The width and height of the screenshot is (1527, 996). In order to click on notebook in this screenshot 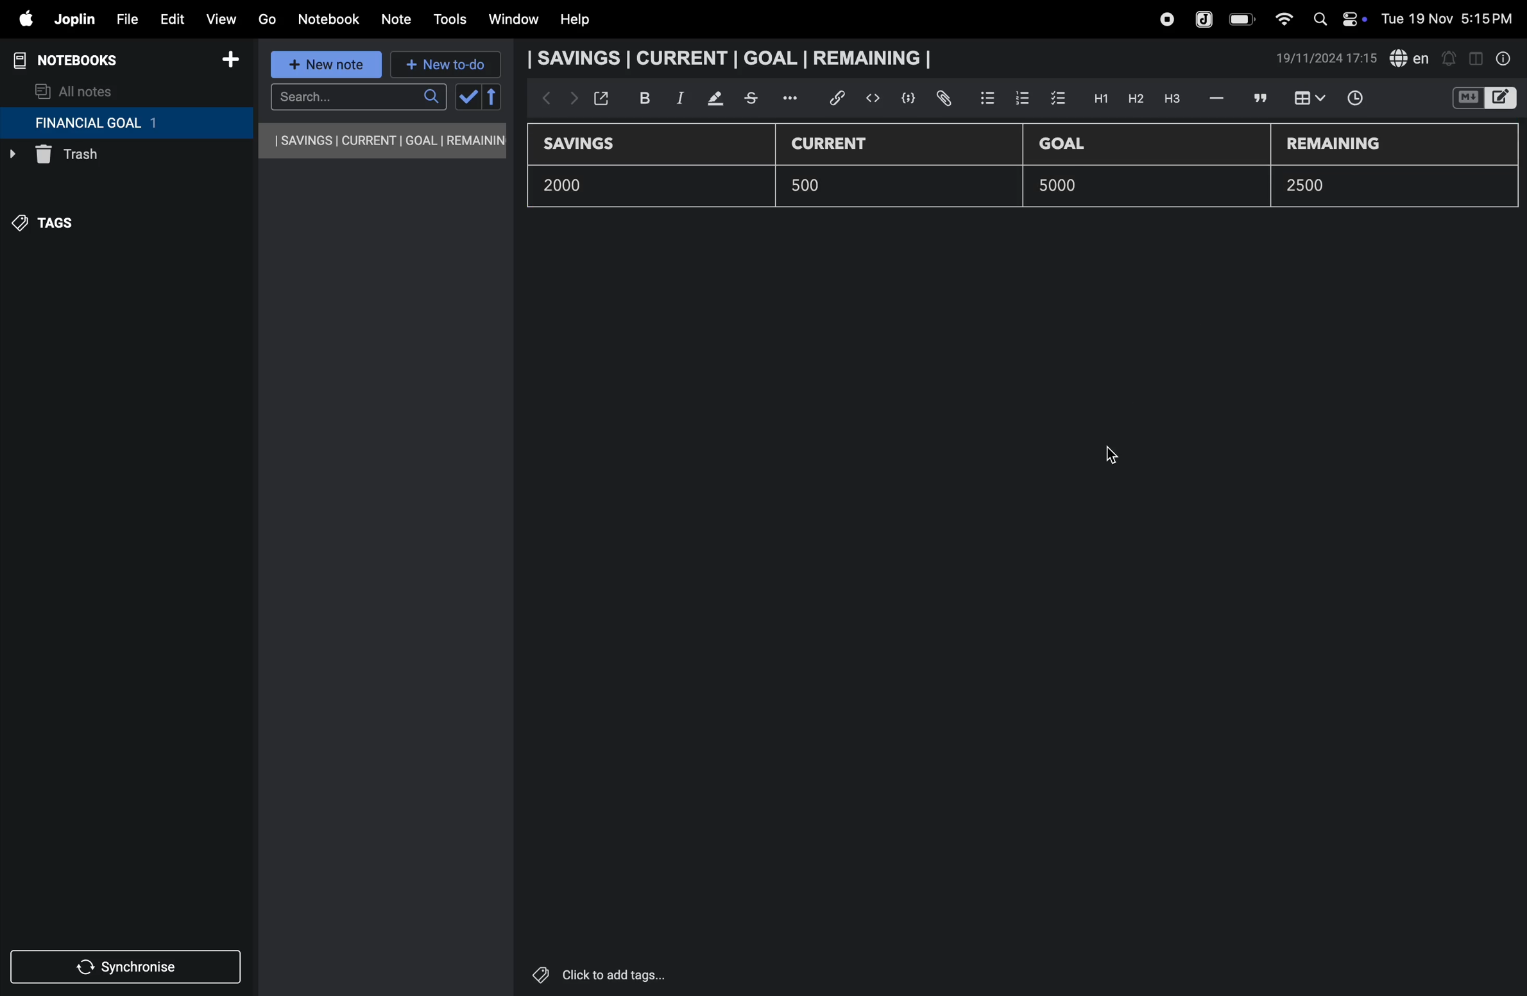, I will do `click(328, 19)`.